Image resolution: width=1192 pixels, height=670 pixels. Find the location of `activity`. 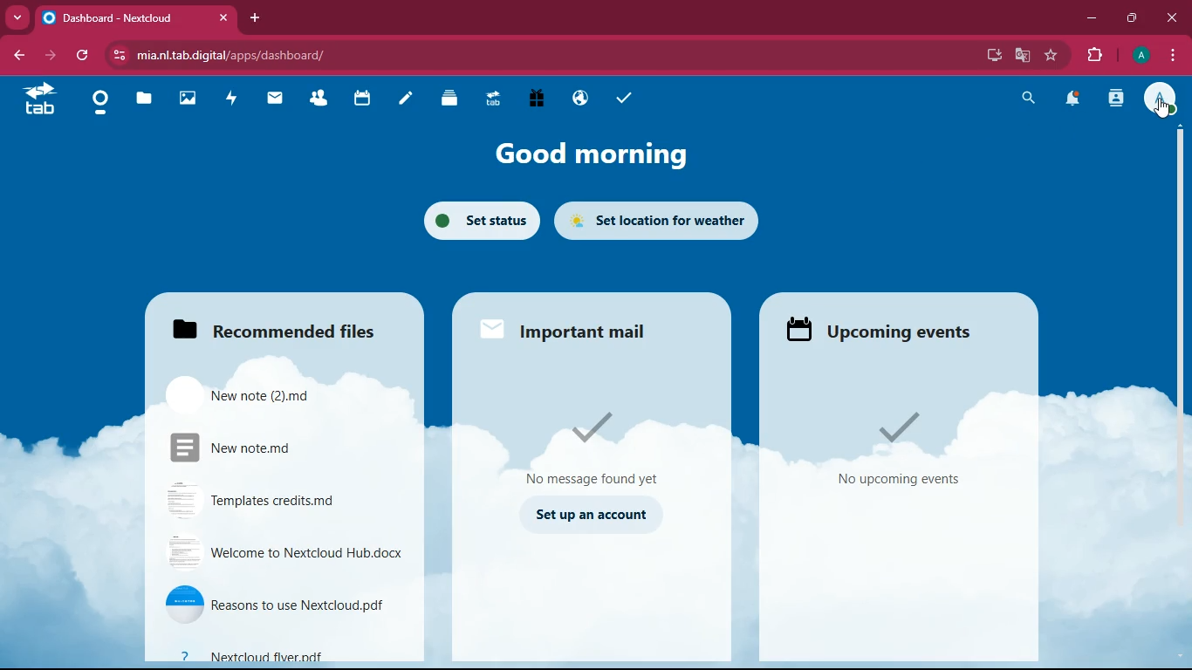

activity is located at coordinates (230, 98).